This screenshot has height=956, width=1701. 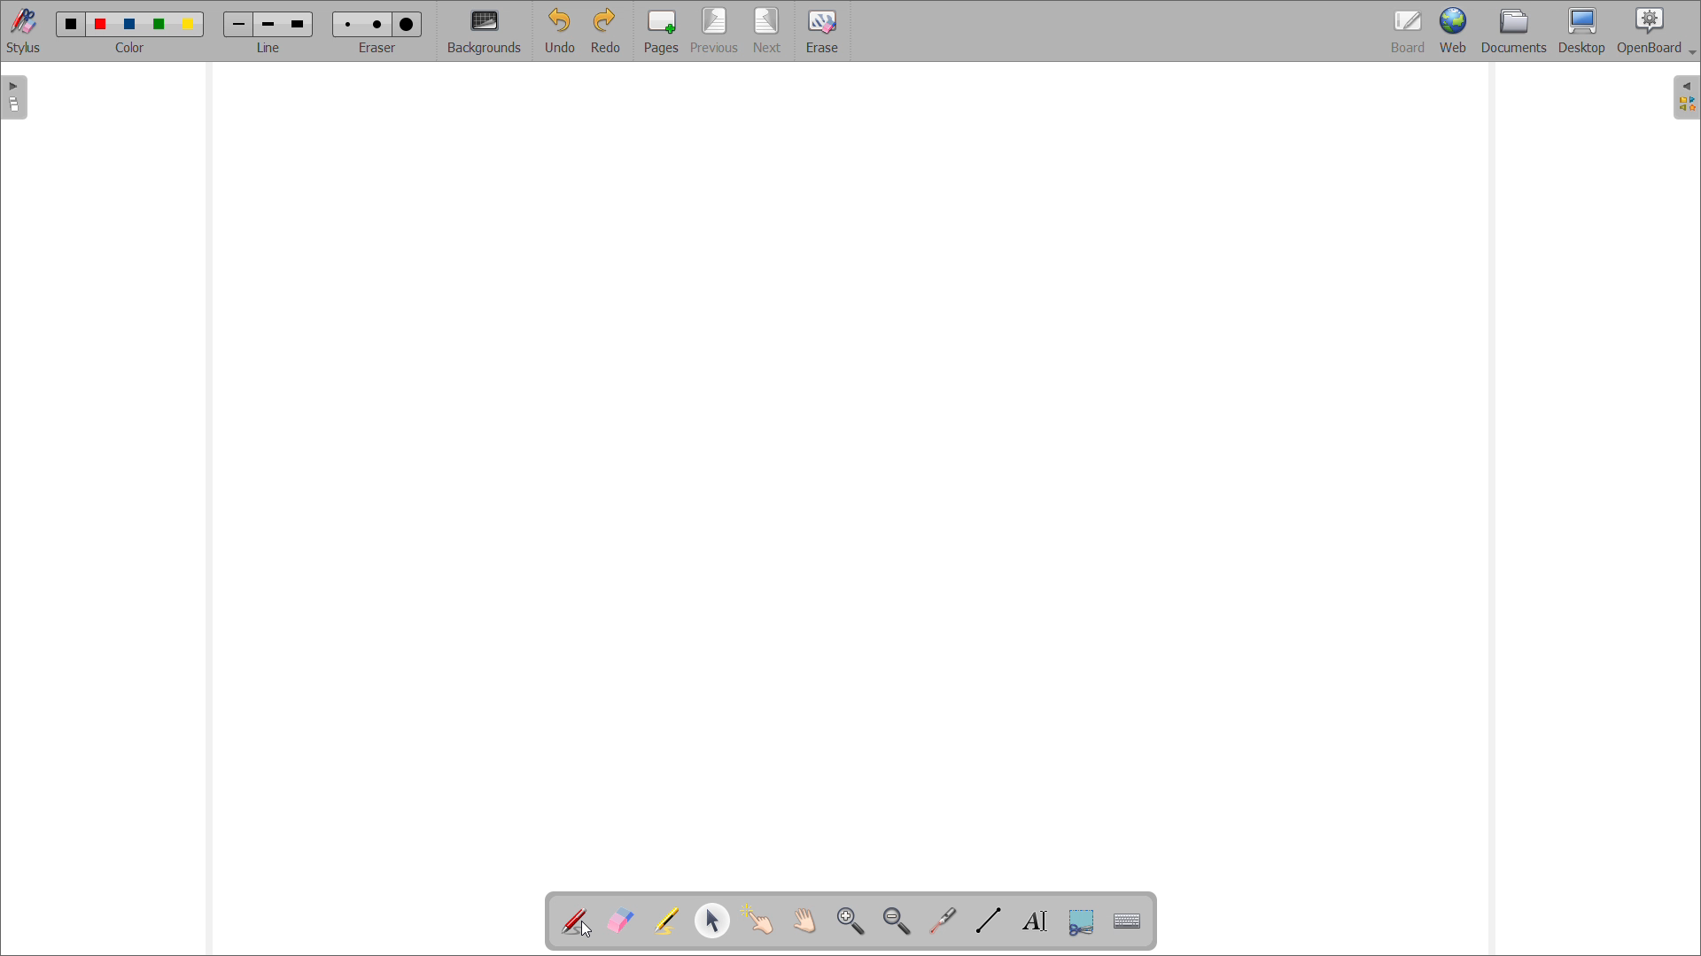 What do you see at coordinates (897, 921) in the screenshot?
I see `zoom out` at bounding box center [897, 921].